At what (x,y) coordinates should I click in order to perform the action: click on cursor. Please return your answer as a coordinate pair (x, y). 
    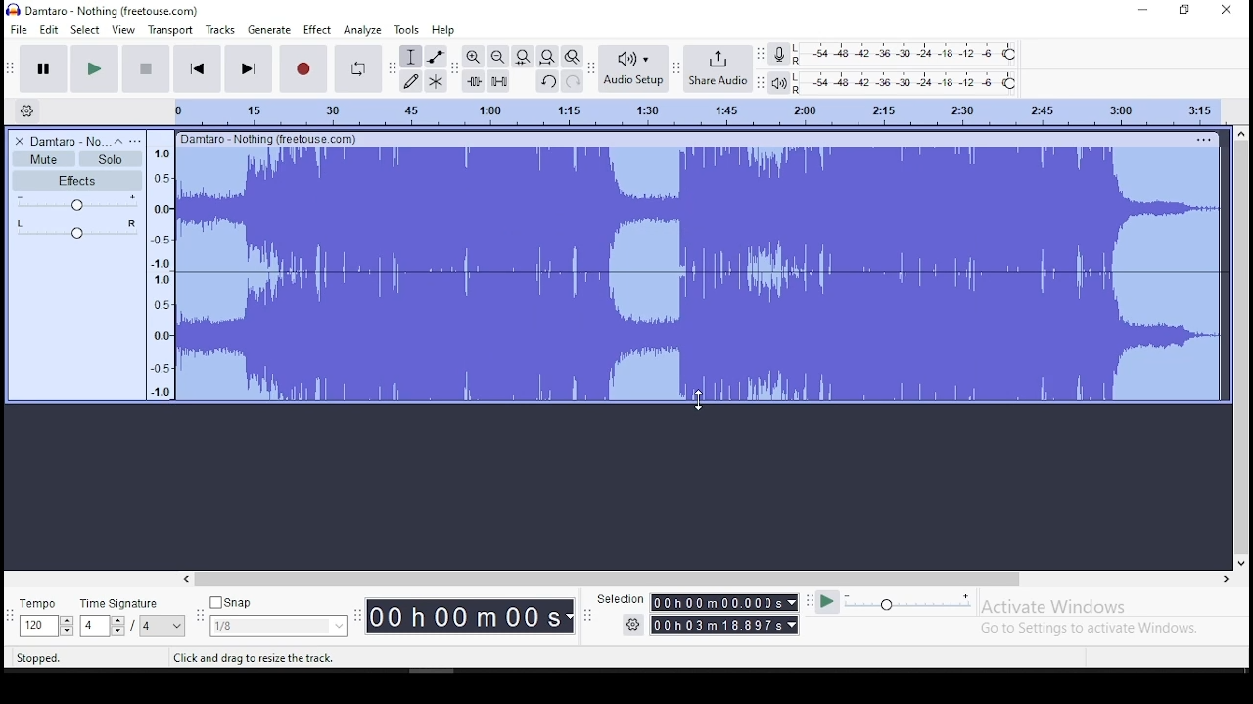
    Looking at the image, I should click on (697, 401).